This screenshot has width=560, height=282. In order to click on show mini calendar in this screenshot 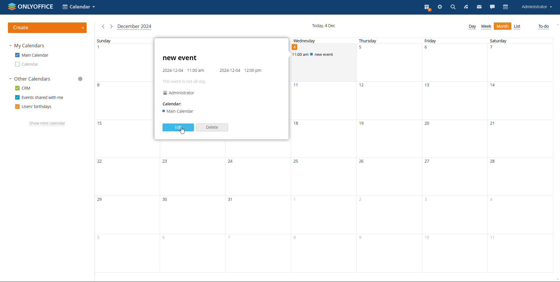, I will do `click(47, 124)`.